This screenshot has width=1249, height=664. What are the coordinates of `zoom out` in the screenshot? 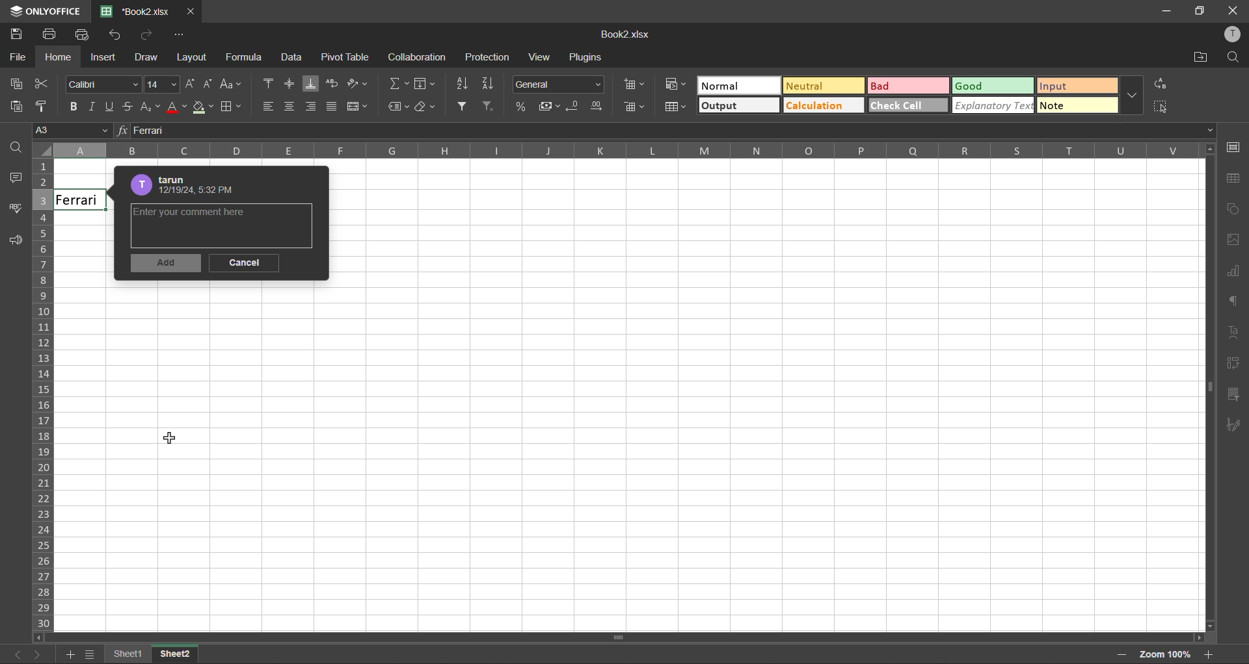 It's located at (1119, 654).